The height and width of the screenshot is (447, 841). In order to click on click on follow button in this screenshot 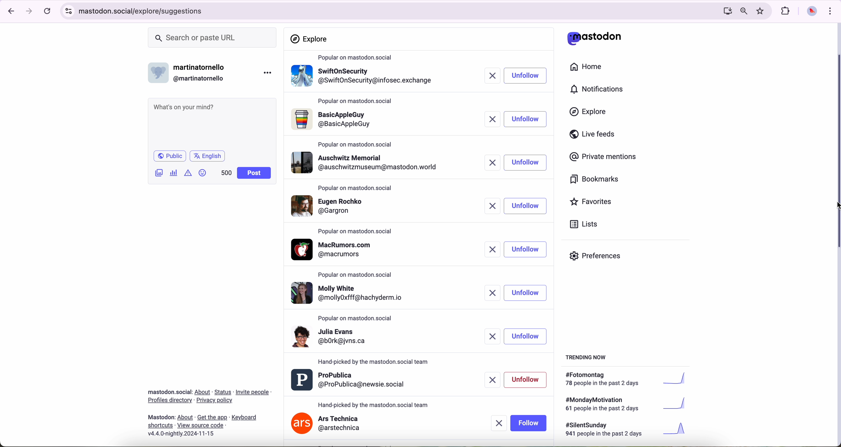, I will do `click(526, 76)`.